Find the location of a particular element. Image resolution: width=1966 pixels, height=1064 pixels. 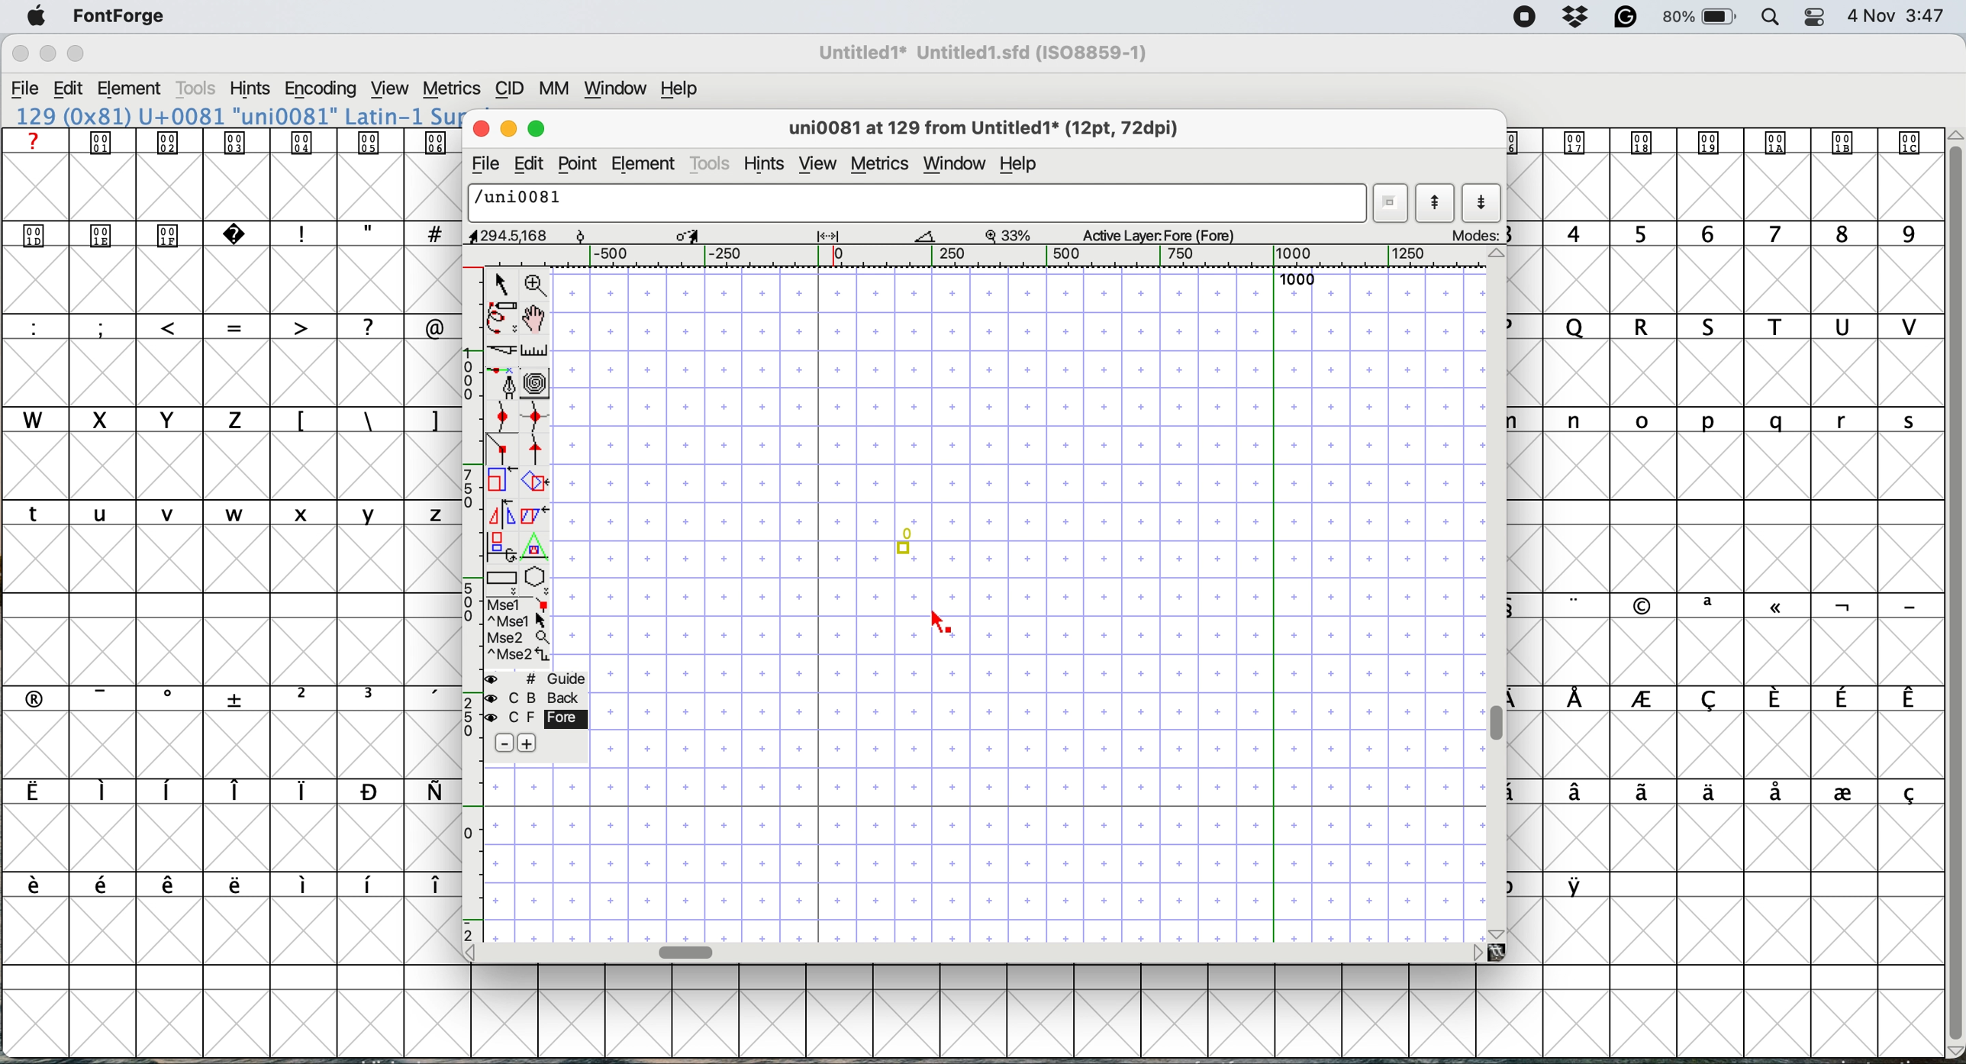

cursor position is located at coordinates (498, 234).